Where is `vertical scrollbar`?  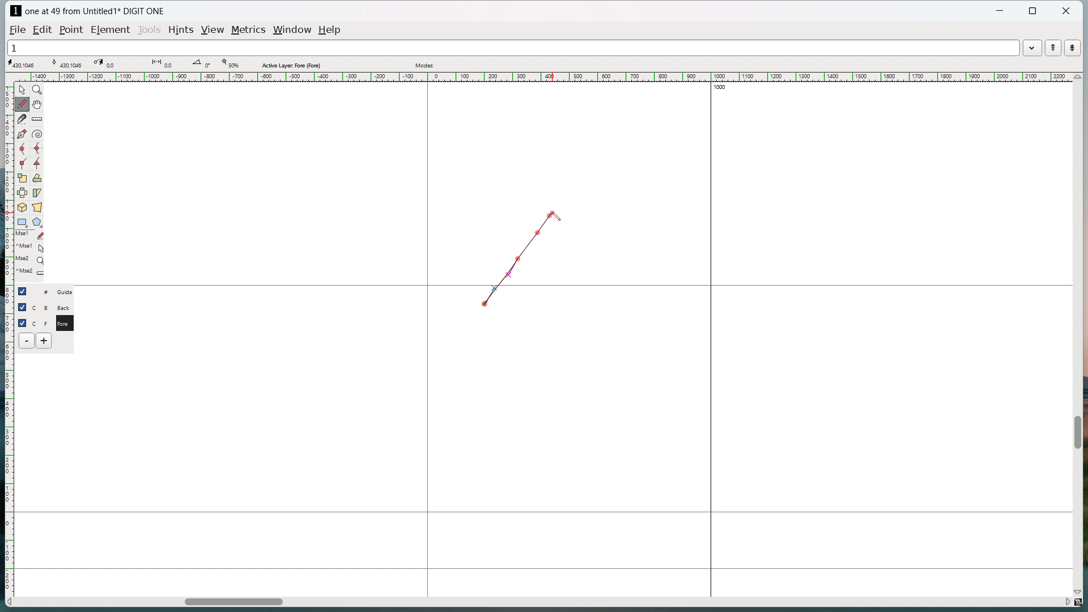
vertical scrollbar is located at coordinates (1077, 432).